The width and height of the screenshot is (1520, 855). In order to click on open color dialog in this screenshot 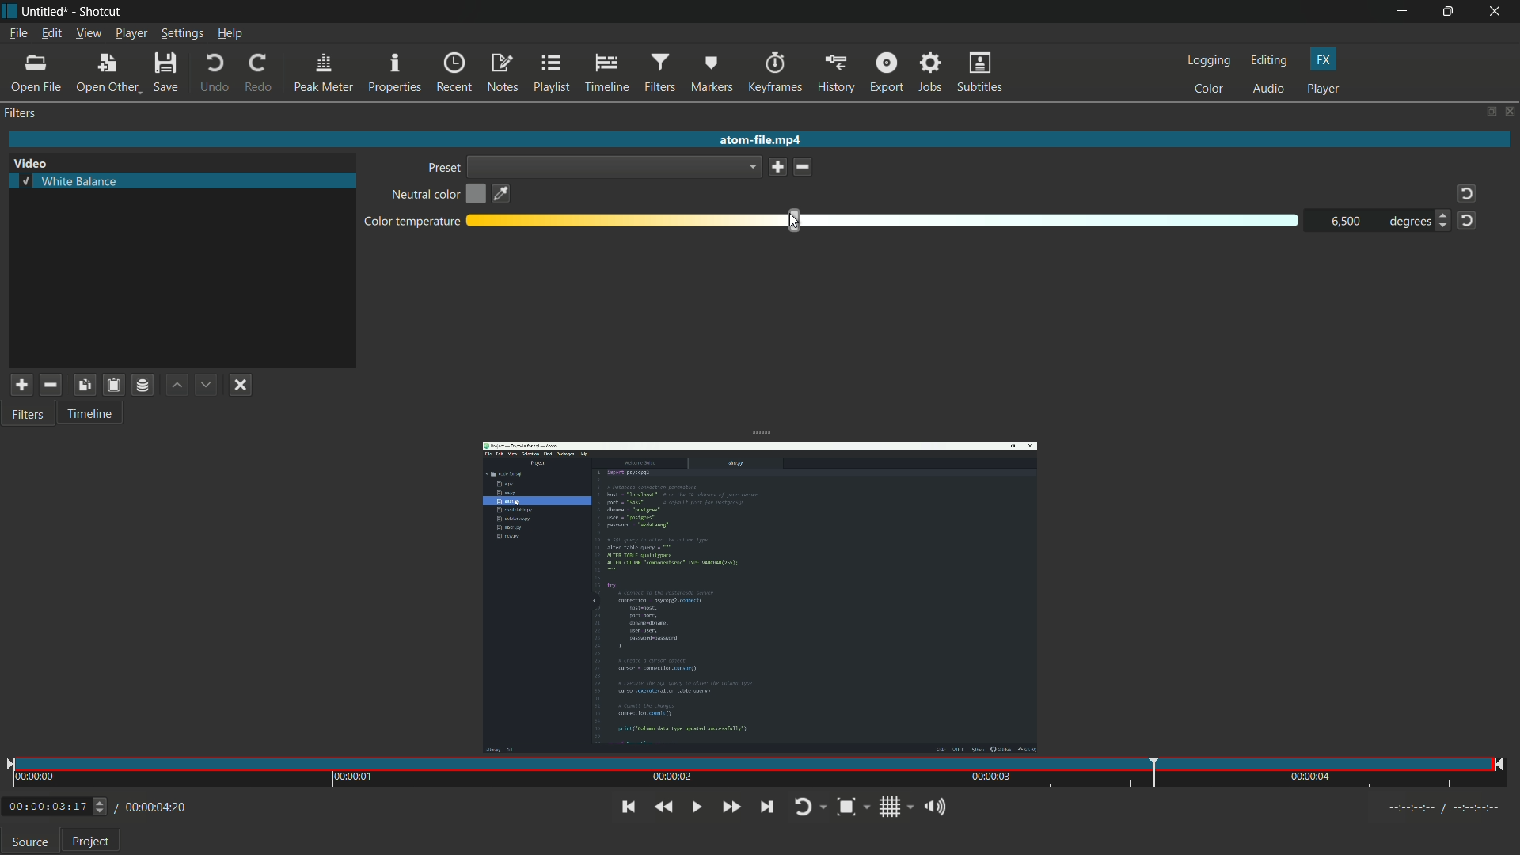, I will do `click(477, 196)`.